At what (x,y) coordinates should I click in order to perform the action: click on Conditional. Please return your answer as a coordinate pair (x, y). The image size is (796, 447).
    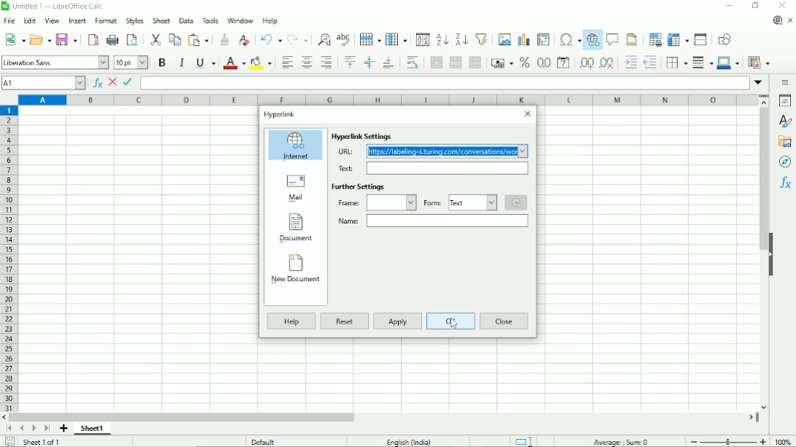
    Looking at the image, I should click on (759, 63).